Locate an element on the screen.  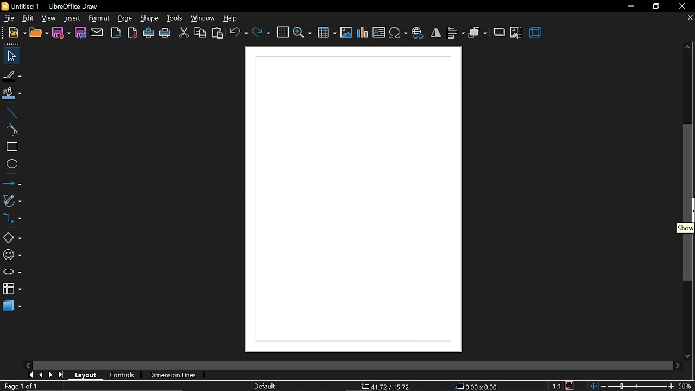
export is located at coordinates (115, 34).